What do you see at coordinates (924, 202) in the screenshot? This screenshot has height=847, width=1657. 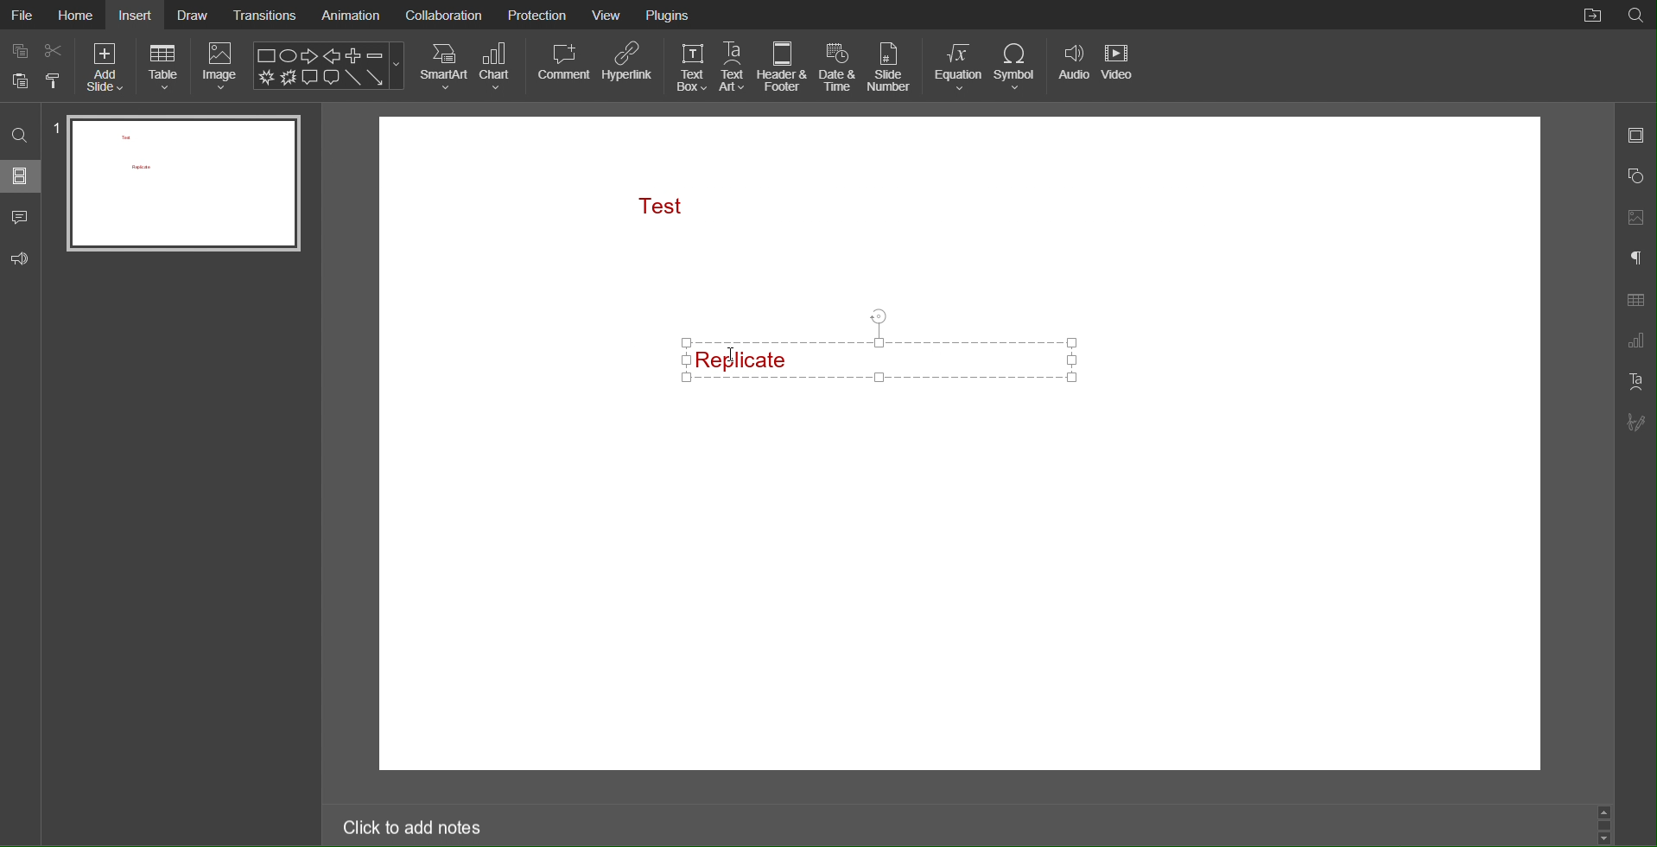 I see `Text Box` at bounding box center [924, 202].